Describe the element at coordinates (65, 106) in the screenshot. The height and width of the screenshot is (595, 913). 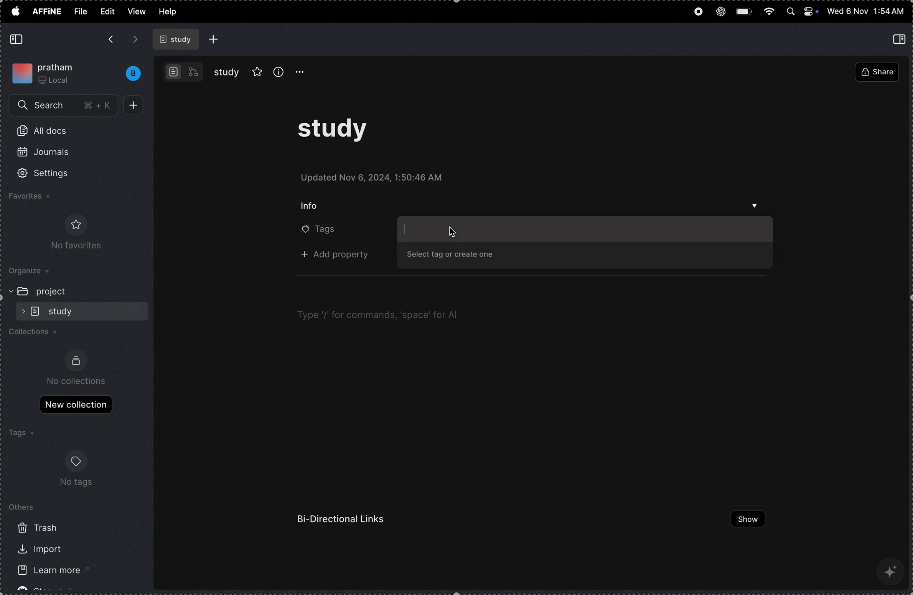
I see `search menu` at that location.